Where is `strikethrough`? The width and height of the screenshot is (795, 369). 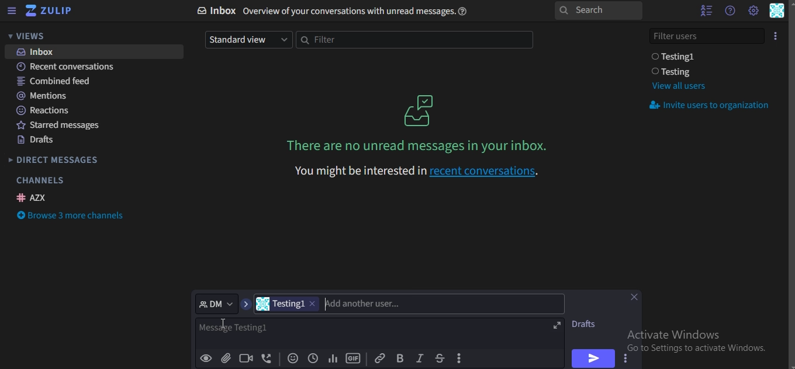 strikethrough is located at coordinates (439, 358).